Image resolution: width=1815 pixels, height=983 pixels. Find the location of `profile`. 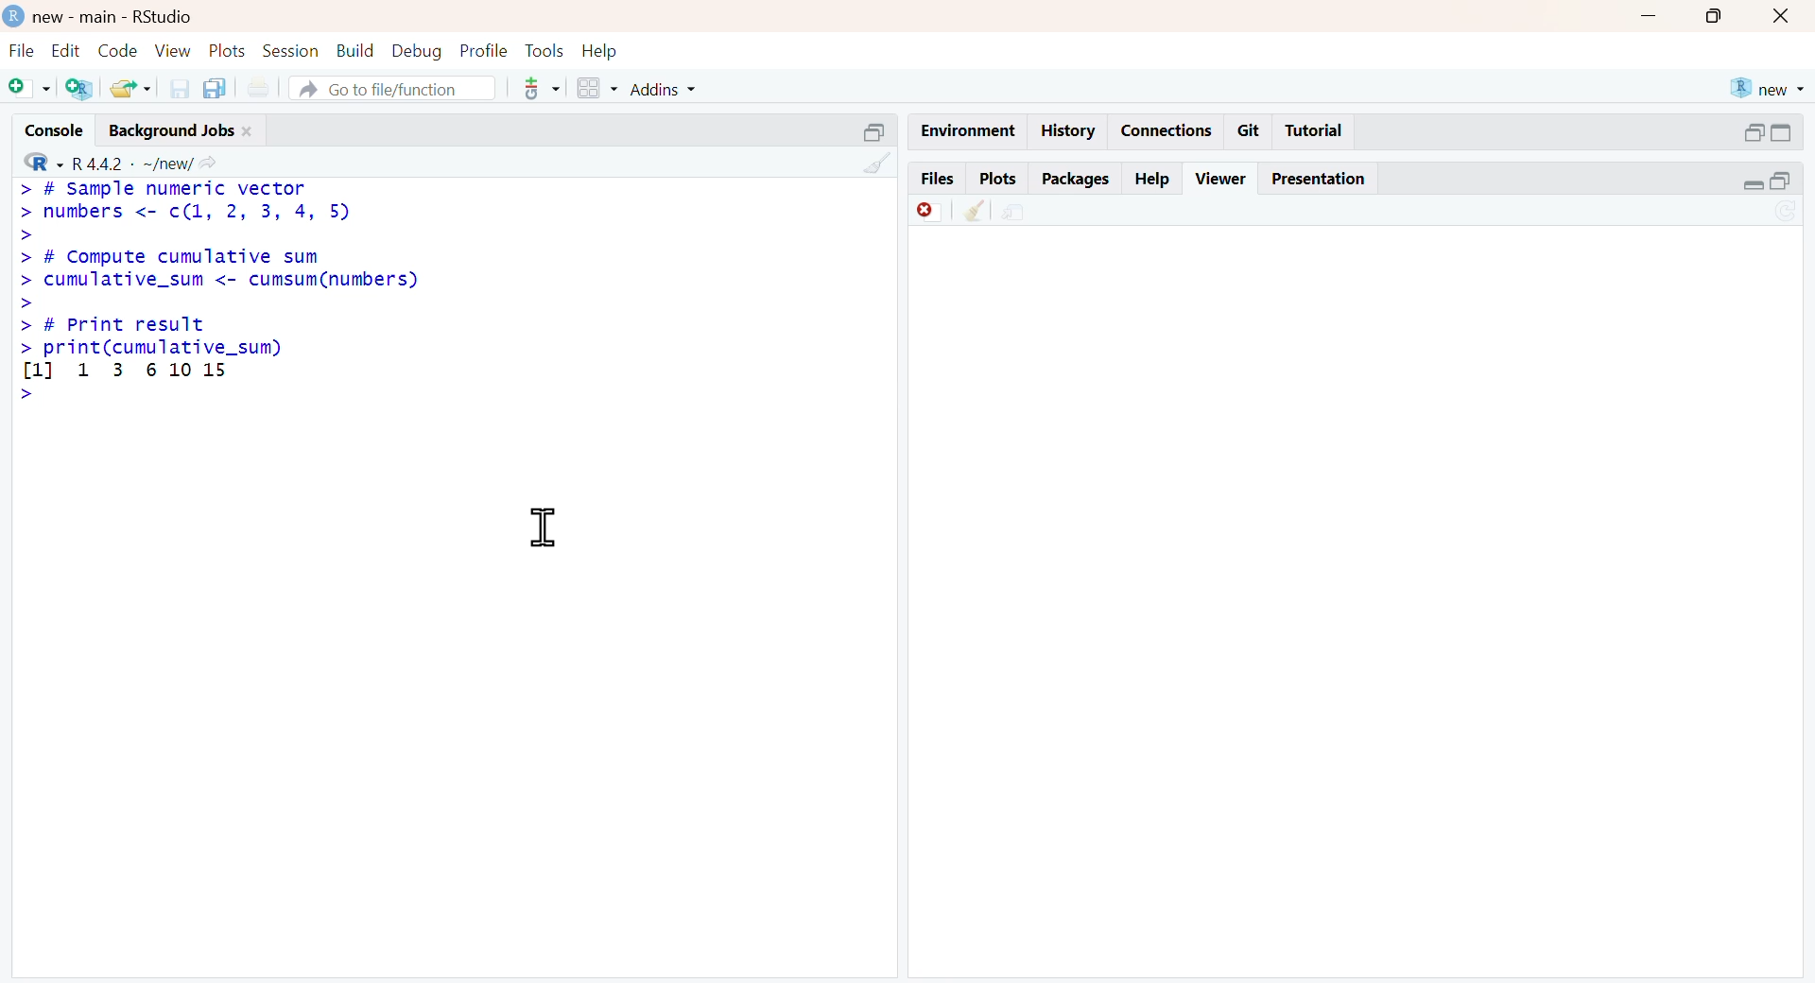

profile is located at coordinates (486, 50).